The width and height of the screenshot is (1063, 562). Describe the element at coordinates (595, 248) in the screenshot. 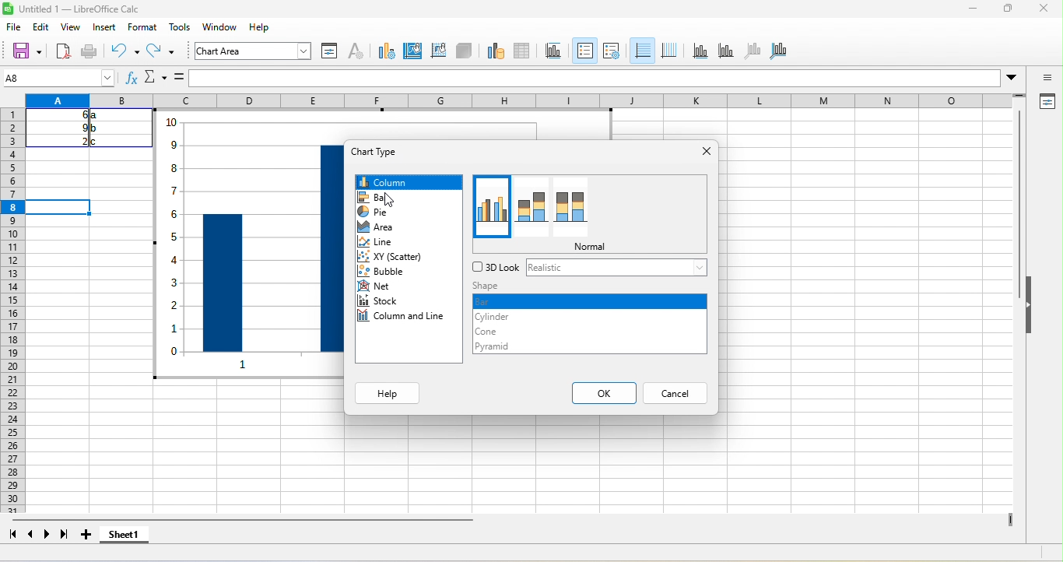

I see `normal` at that location.